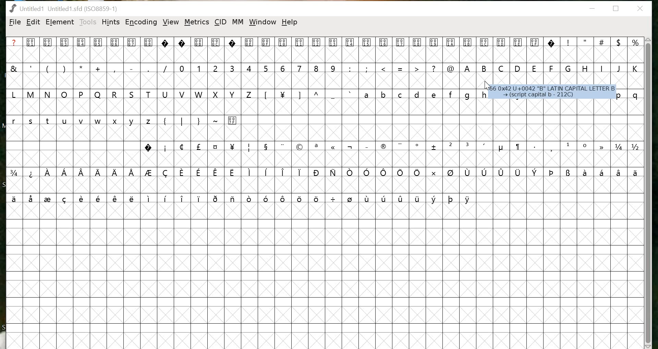 Image resolution: width=658 pixels, height=349 pixels. I want to click on MM, so click(238, 22).